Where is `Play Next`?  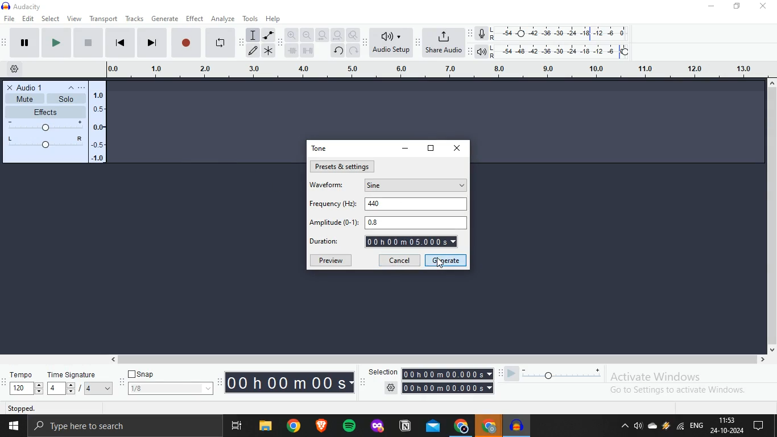
Play Next is located at coordinates (151, 42).